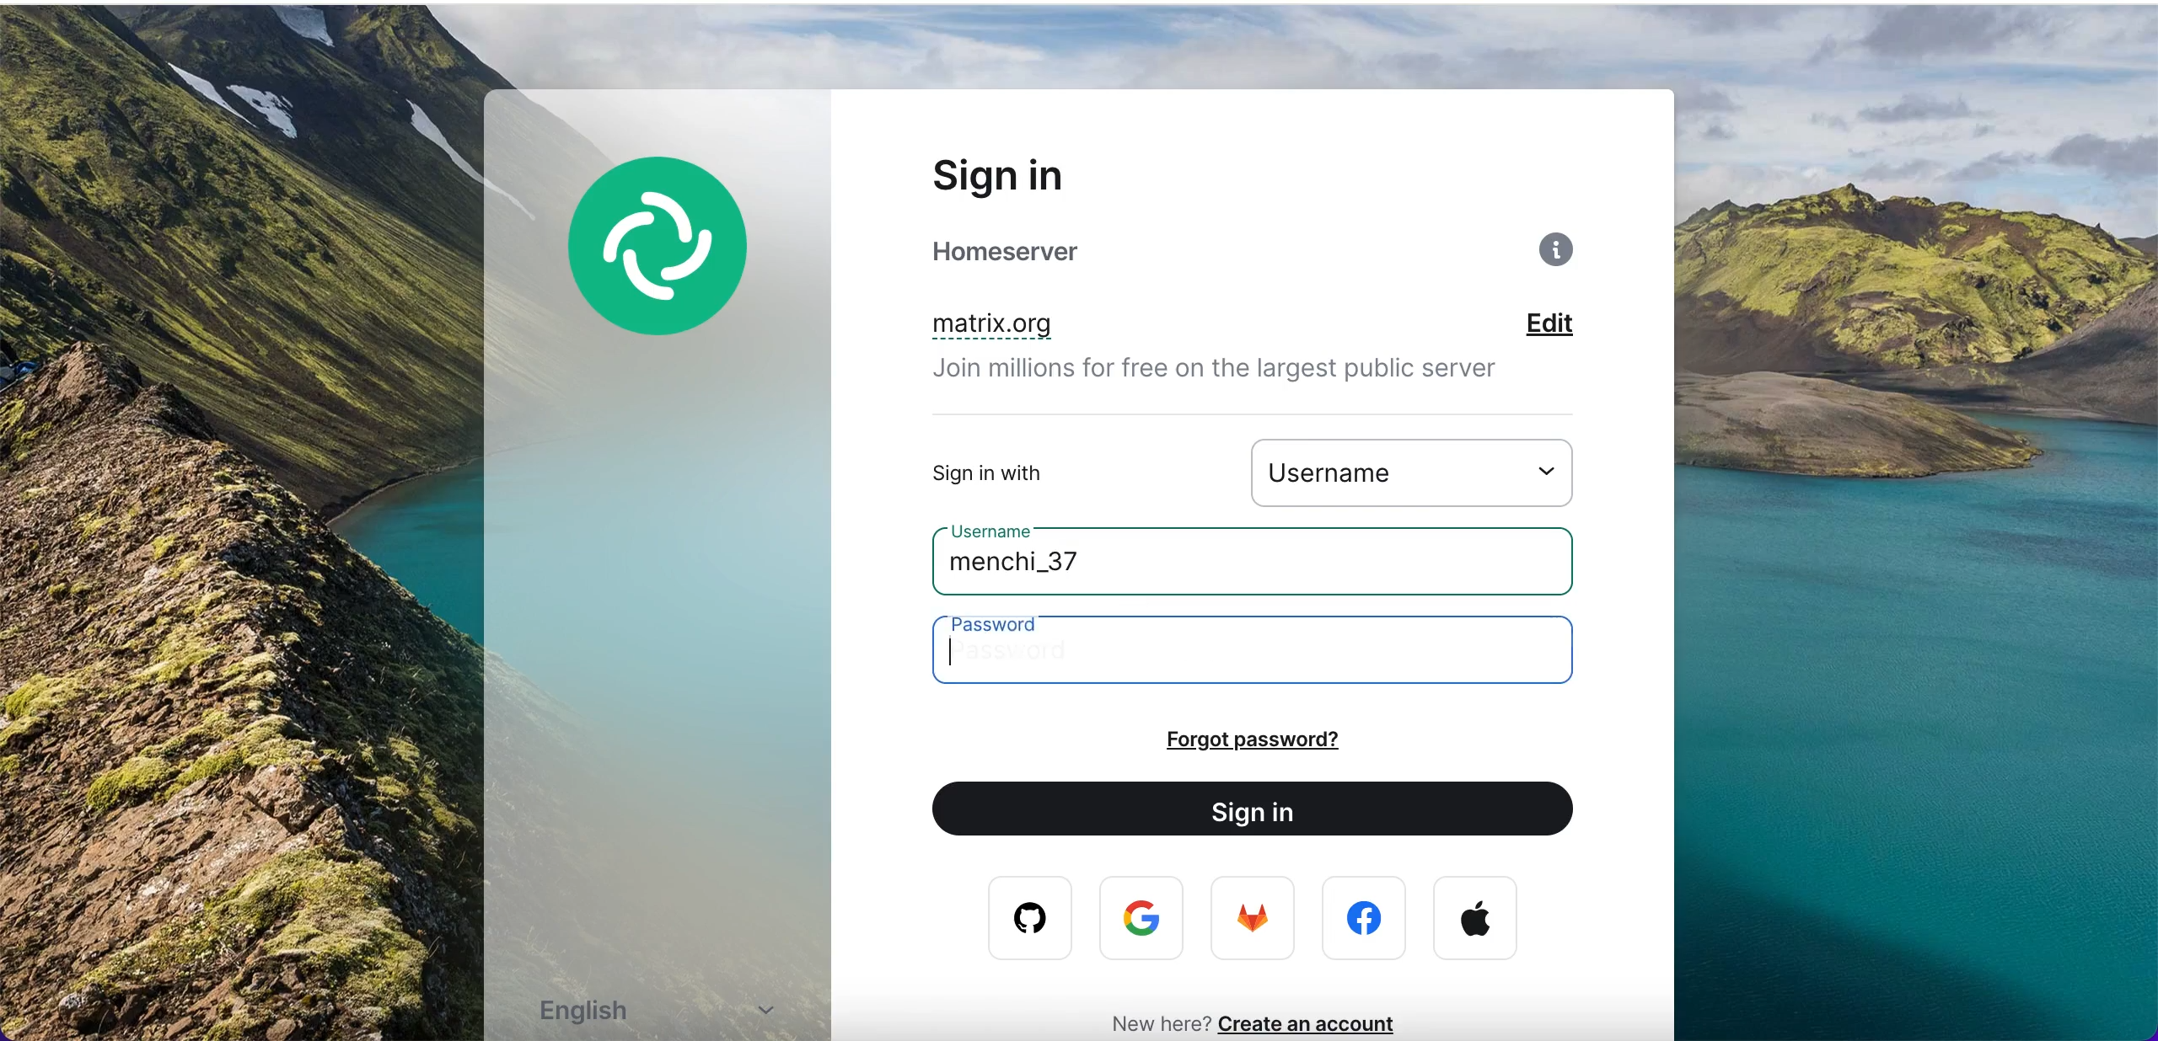 The width and height of the screenshot is (2158, 1041). I want to click on english, so click(668, 1014).